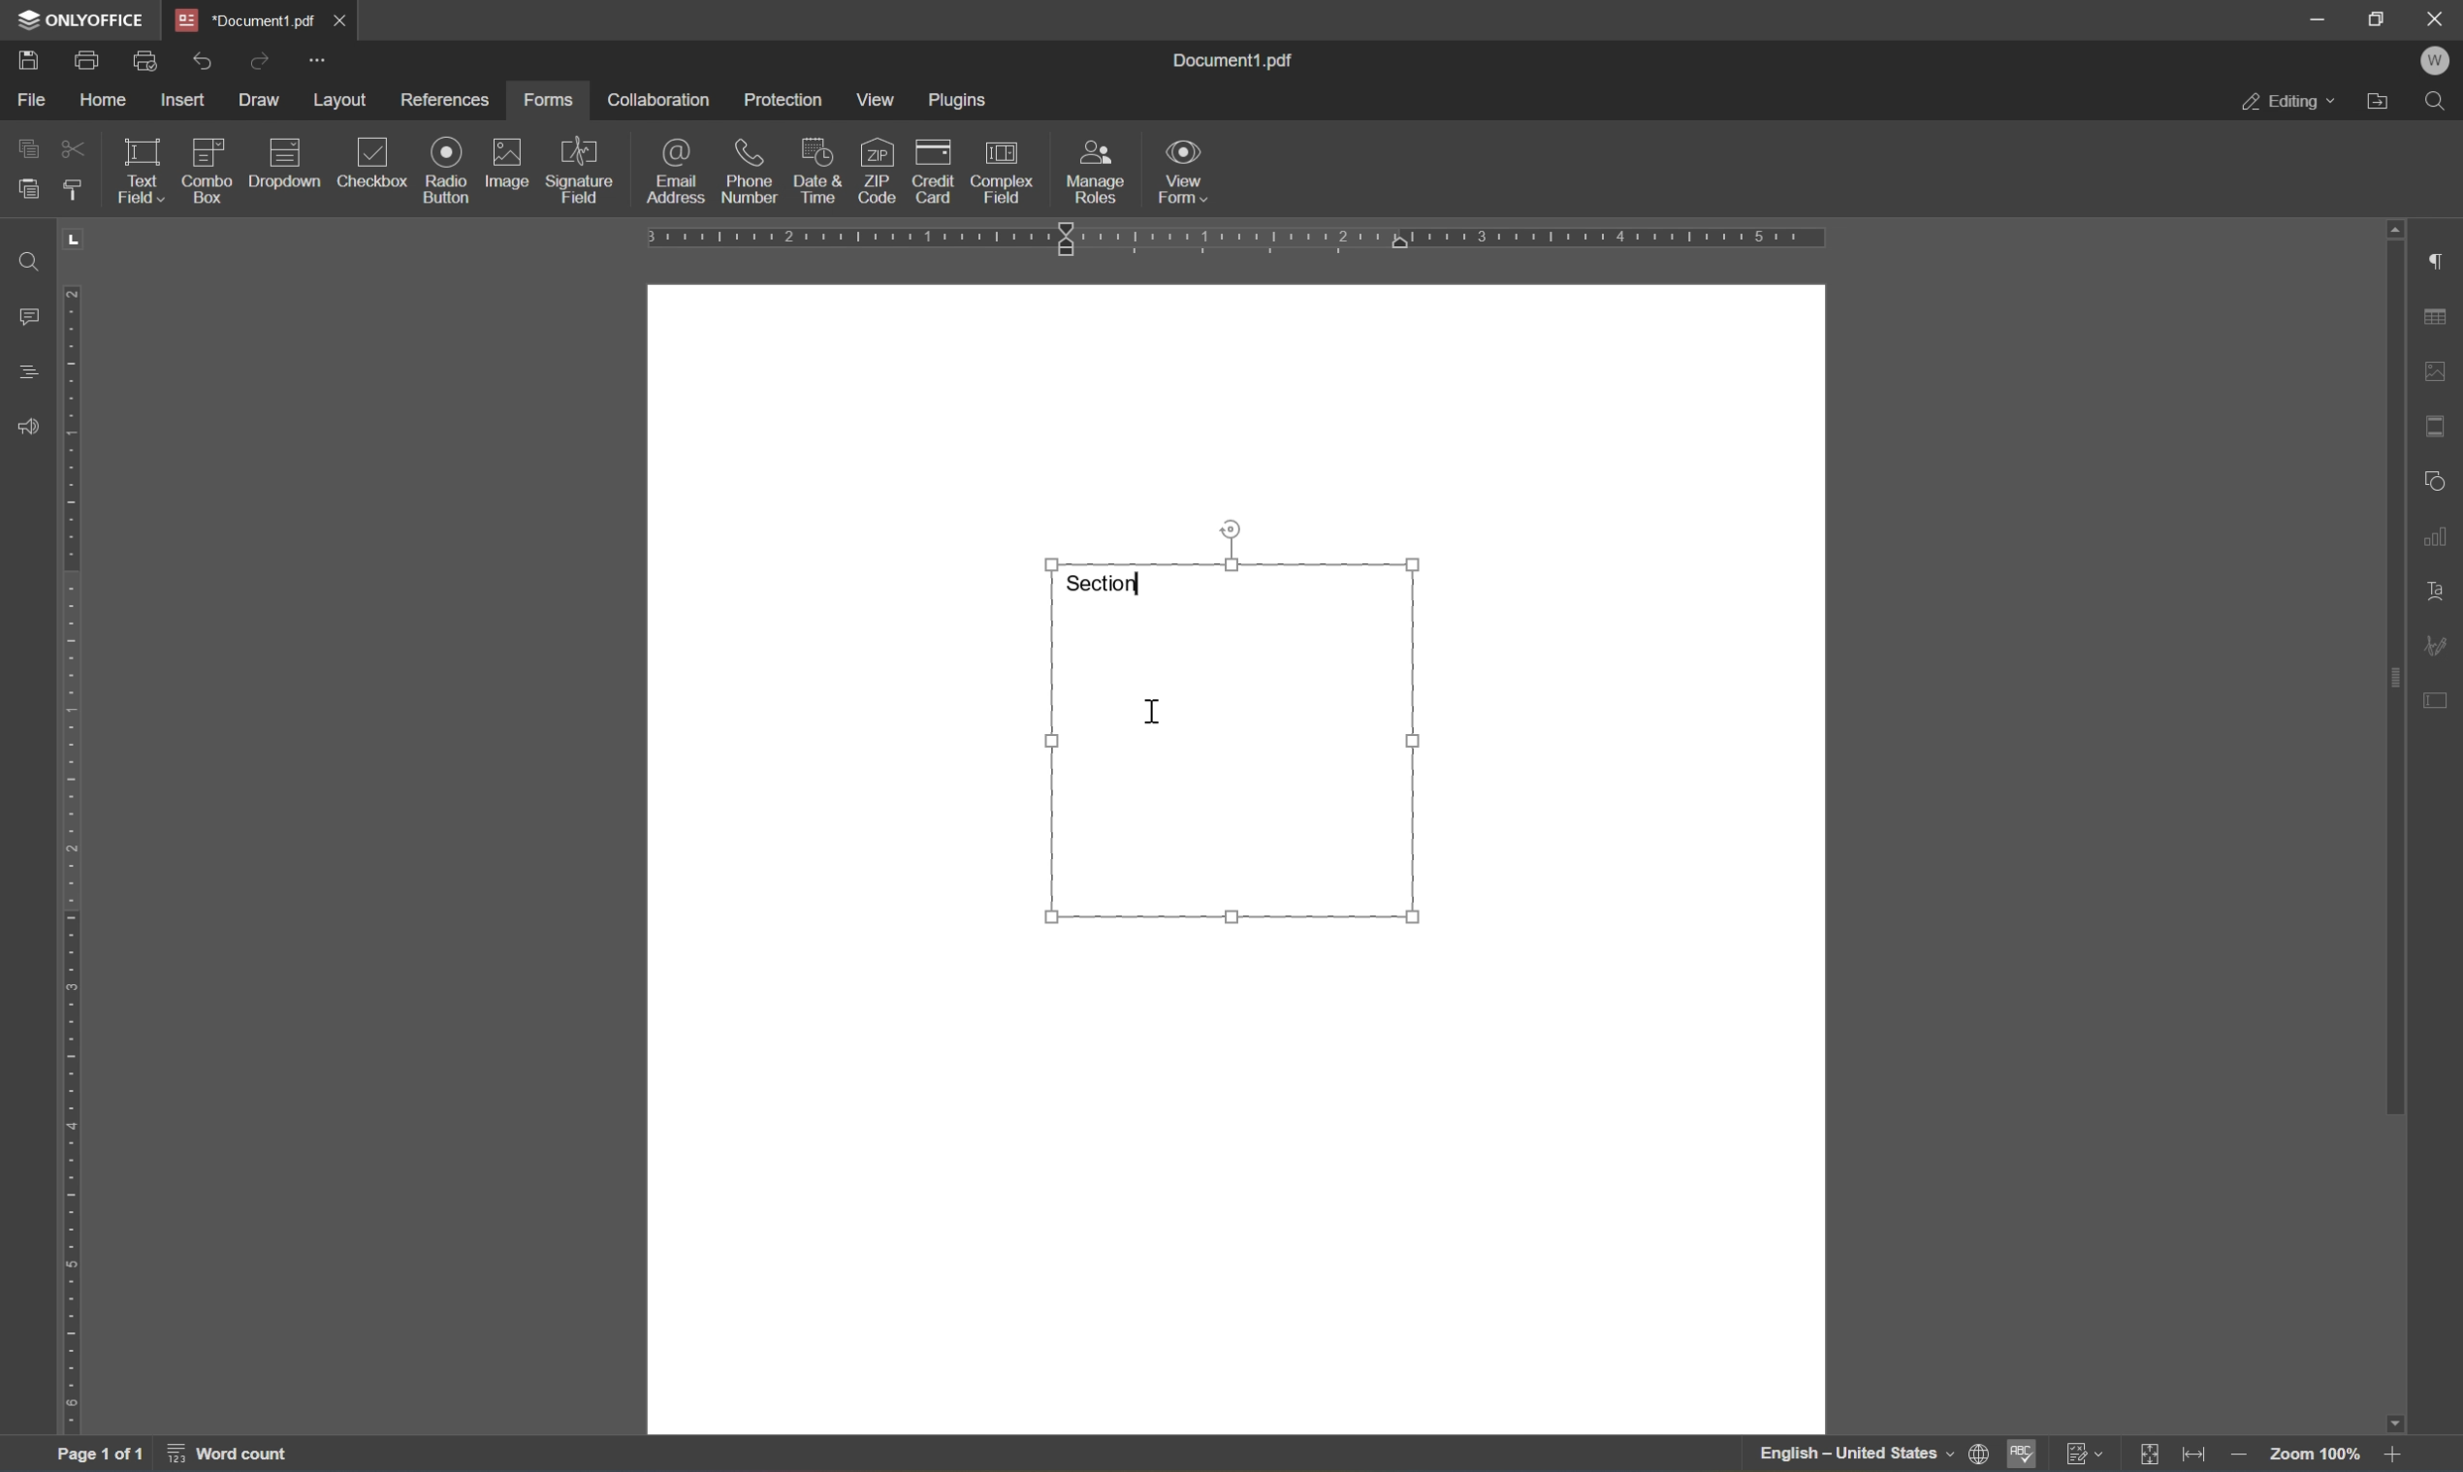  What do you see at coordinates (448, 171) in the screenshot?
I see `radio button` at bounding box center [448, 171].